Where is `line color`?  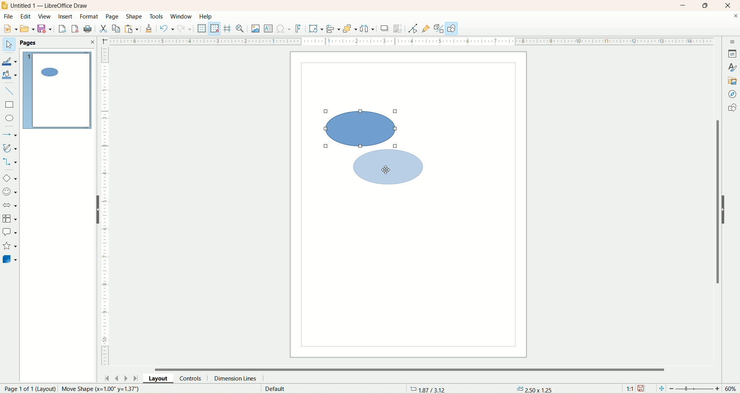 line color is located at coordinates (10, 60).